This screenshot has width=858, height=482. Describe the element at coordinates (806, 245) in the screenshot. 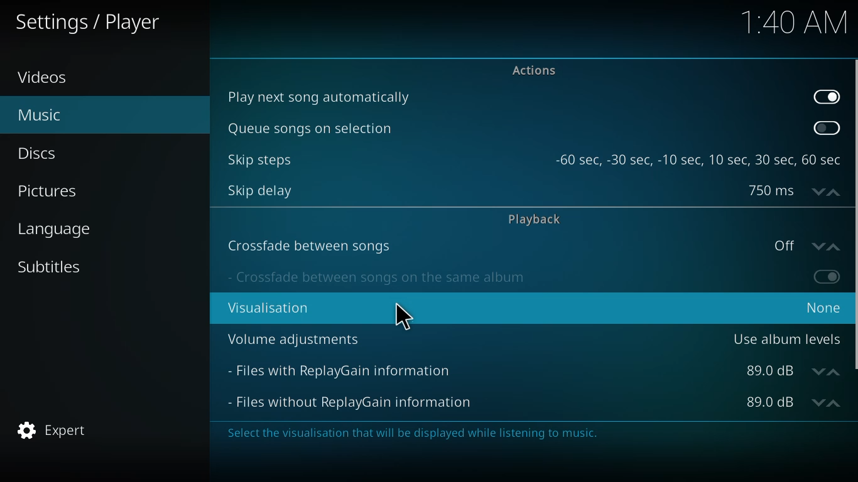

I see `off` at that location.